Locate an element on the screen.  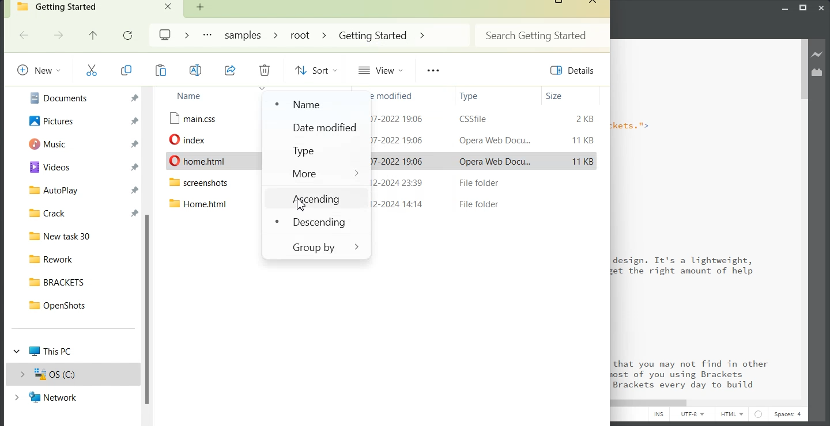
Videos is located at coordinates (80, 168).